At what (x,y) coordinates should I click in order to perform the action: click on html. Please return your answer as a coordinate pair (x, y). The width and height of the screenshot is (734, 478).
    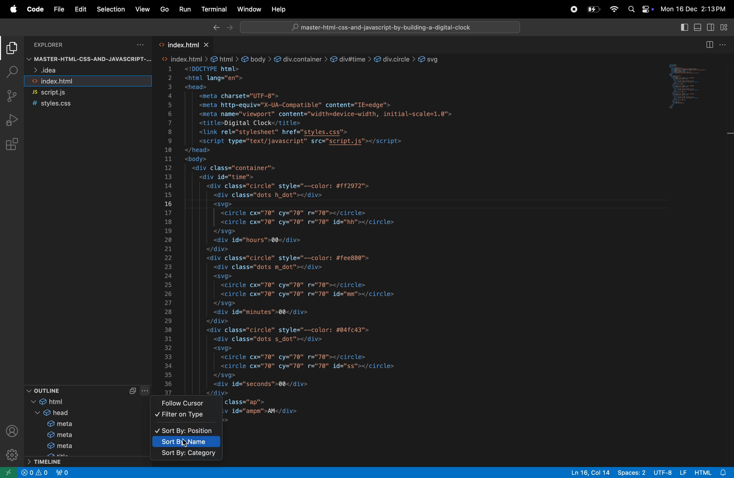
    Looking at the image, I should click on (86, 401).